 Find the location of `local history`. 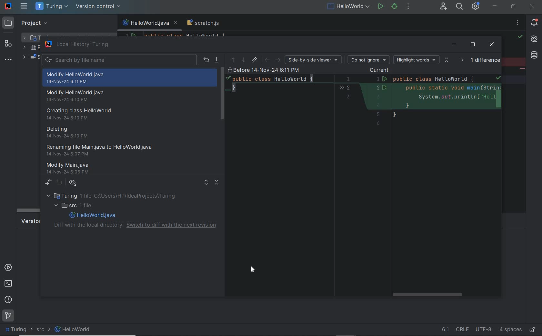

local history is located at coordinates (92, 44).